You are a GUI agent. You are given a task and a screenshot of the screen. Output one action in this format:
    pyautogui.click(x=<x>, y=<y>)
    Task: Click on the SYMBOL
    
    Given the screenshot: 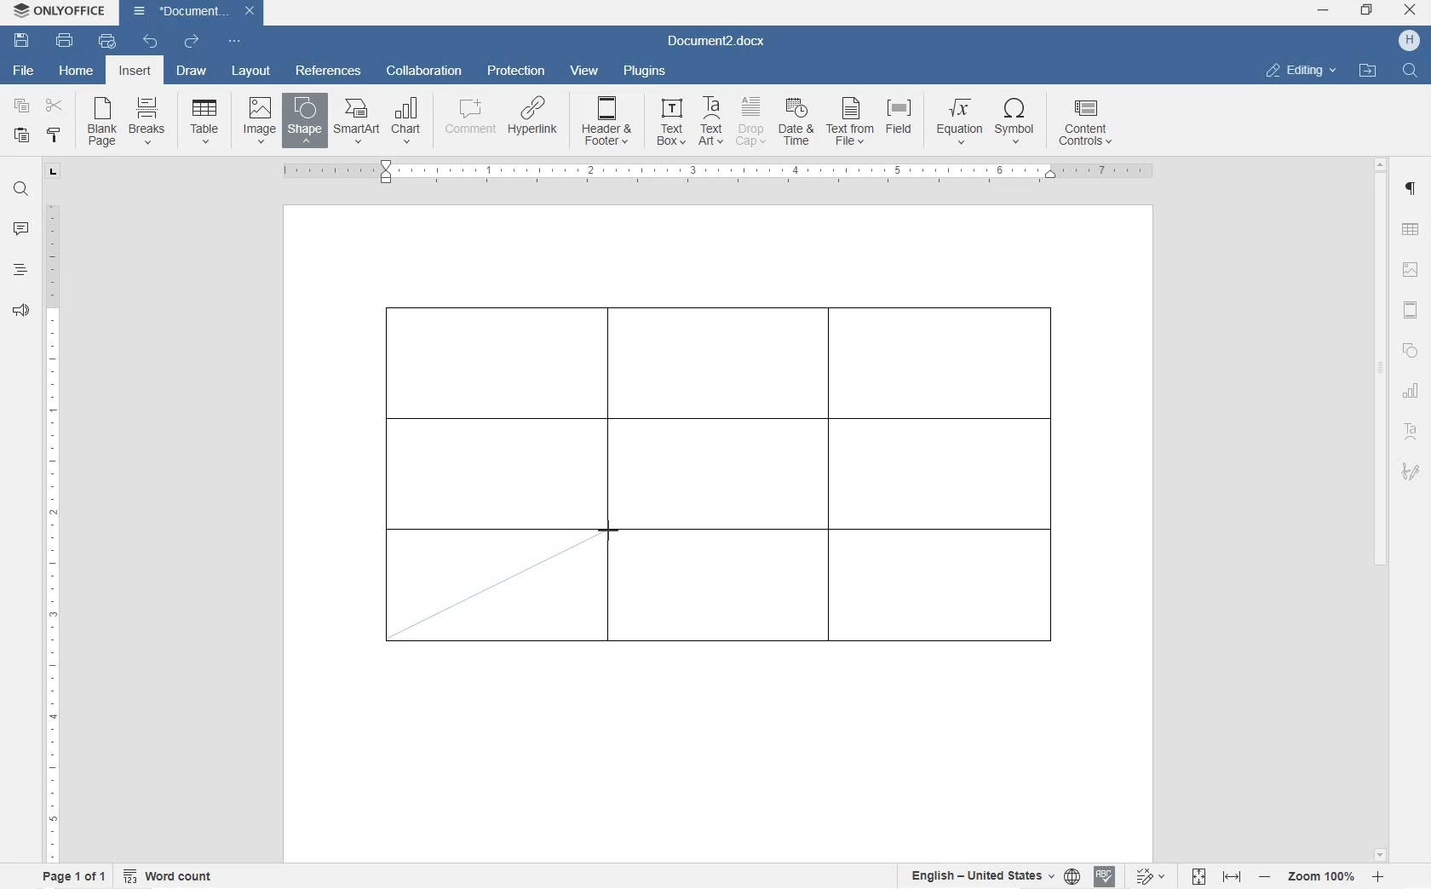 What is the action you would take?
    pyautogui.click(x=1016, y=124)
    